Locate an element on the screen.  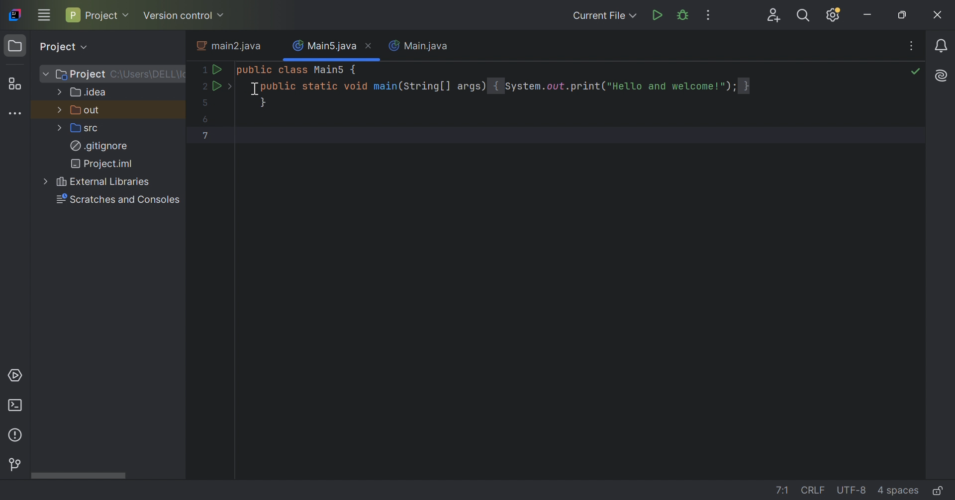
Project is located at coordinates (97, 15).